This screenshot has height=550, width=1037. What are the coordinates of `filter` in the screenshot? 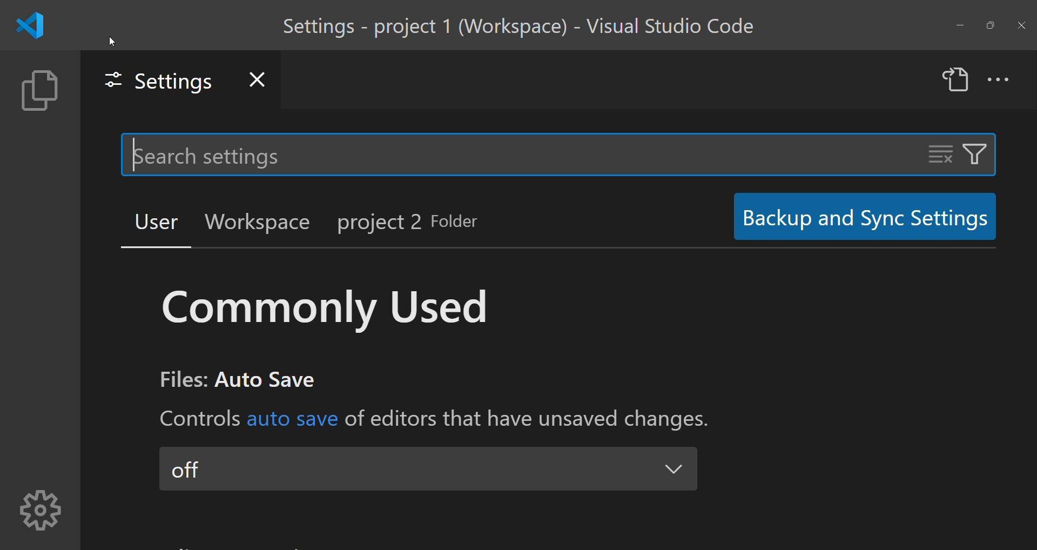 It's located at (979, 151).